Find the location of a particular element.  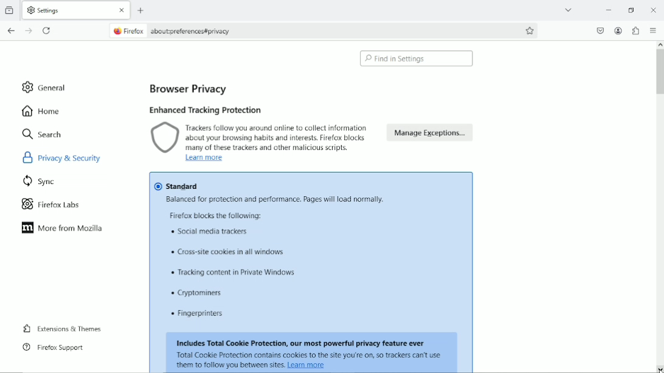

restore down is located at coordinates (632, 9).